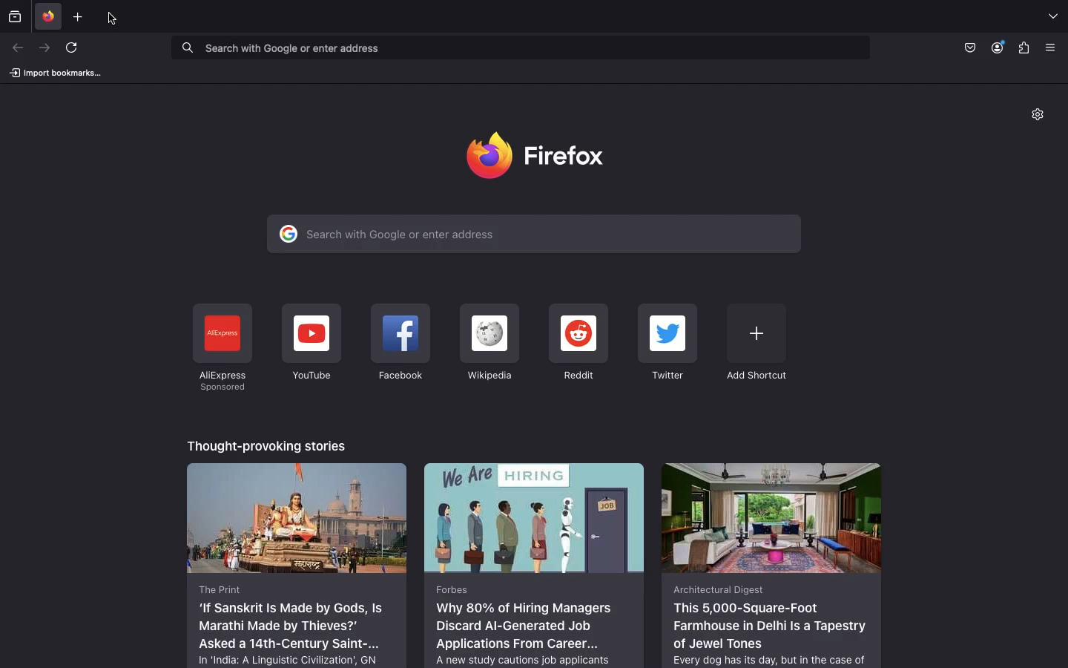 This screenshot has width=1068, height=668. What do you see at coordinates (670, 344) in the screenshot?
I see `Twitter` at bounding box center [670, 344].